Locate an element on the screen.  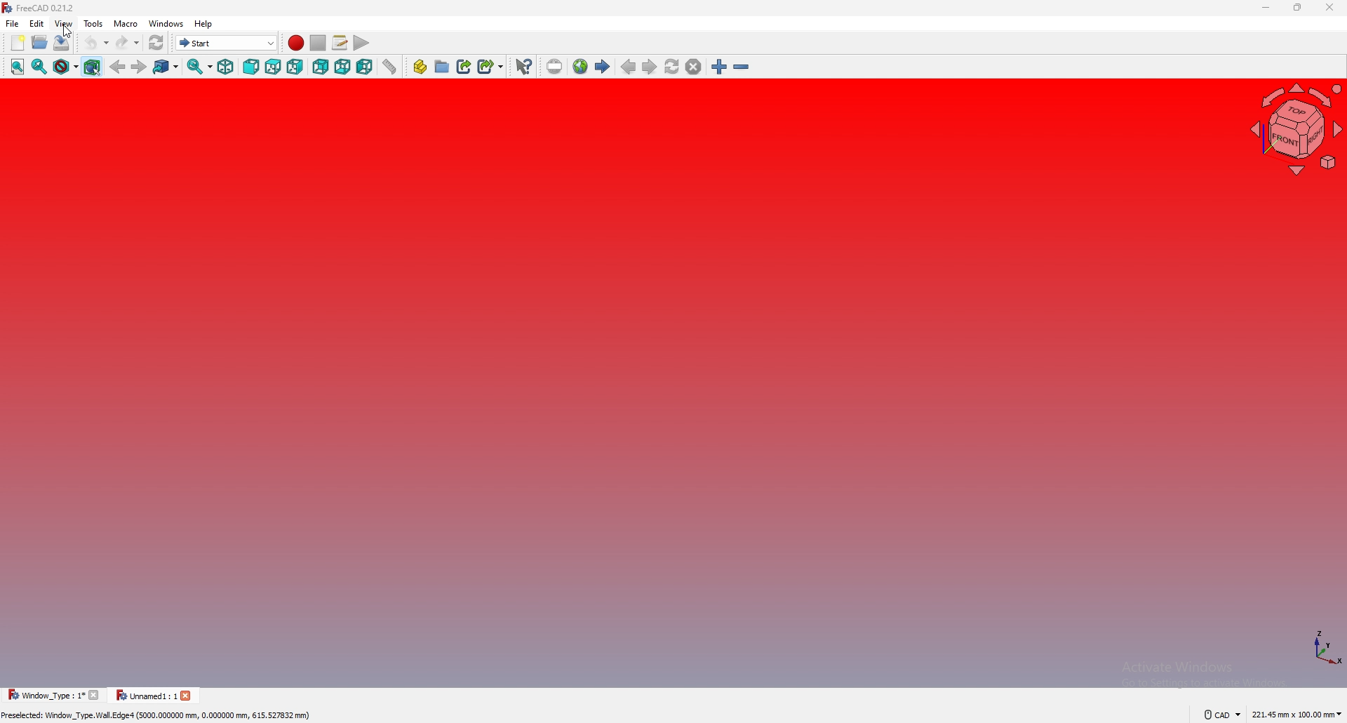
axis is located at coordinates (1328, 648).